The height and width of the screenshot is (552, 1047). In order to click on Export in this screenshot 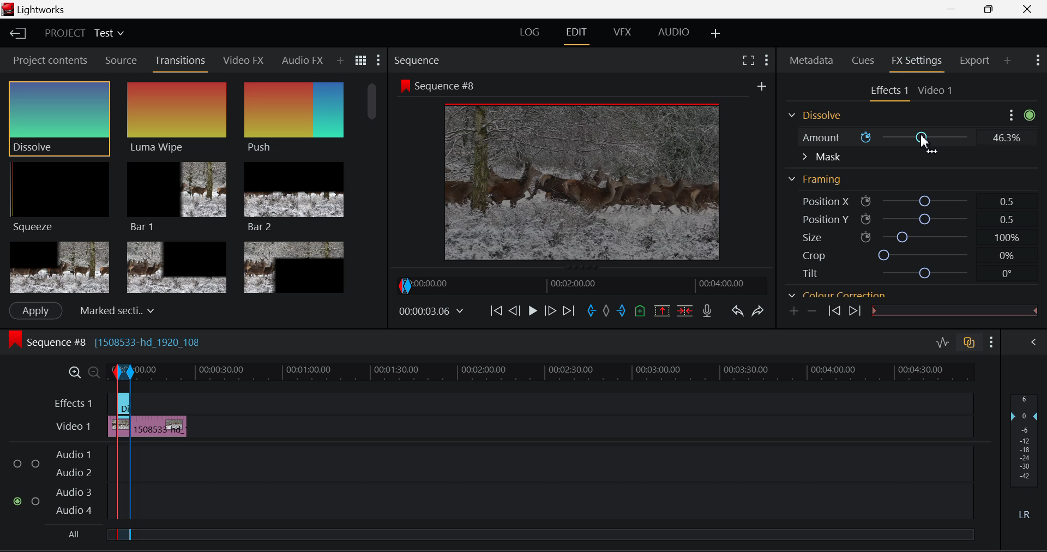, I will do `click(977, 61)`.